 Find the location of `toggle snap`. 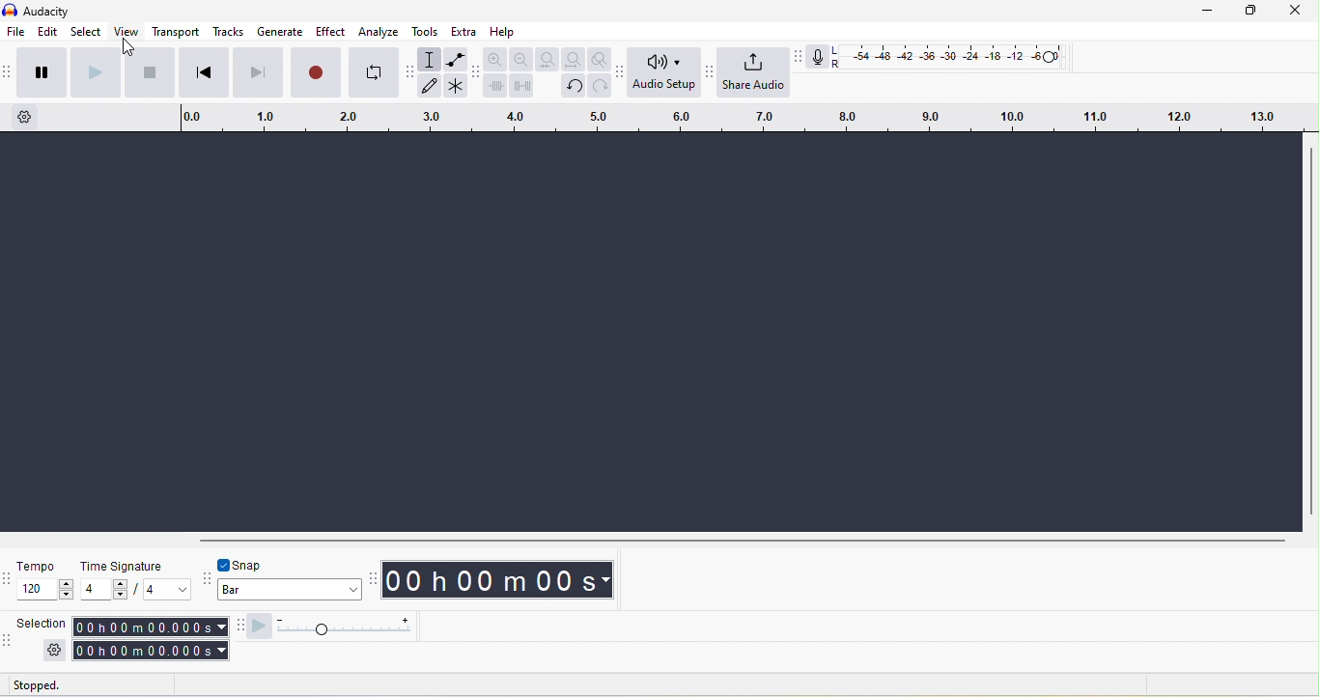

toggle snap is located at coordinates (241, 565).